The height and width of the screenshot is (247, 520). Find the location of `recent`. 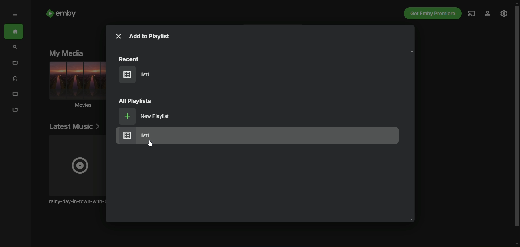

recent is located at coordinates (131, 59).